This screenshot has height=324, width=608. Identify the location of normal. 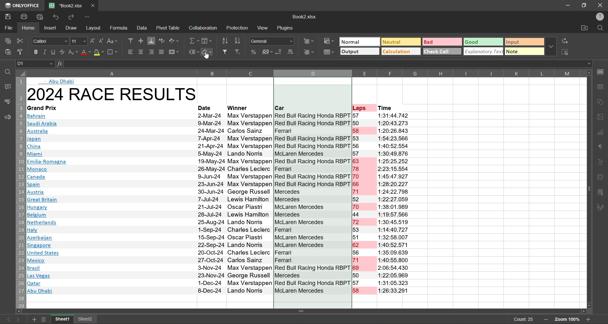
(360, 42).